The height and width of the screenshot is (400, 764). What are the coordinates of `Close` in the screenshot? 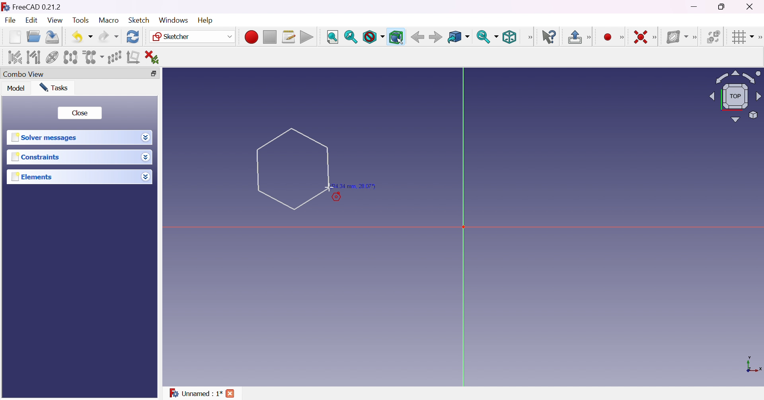 It's located at (79, 113).